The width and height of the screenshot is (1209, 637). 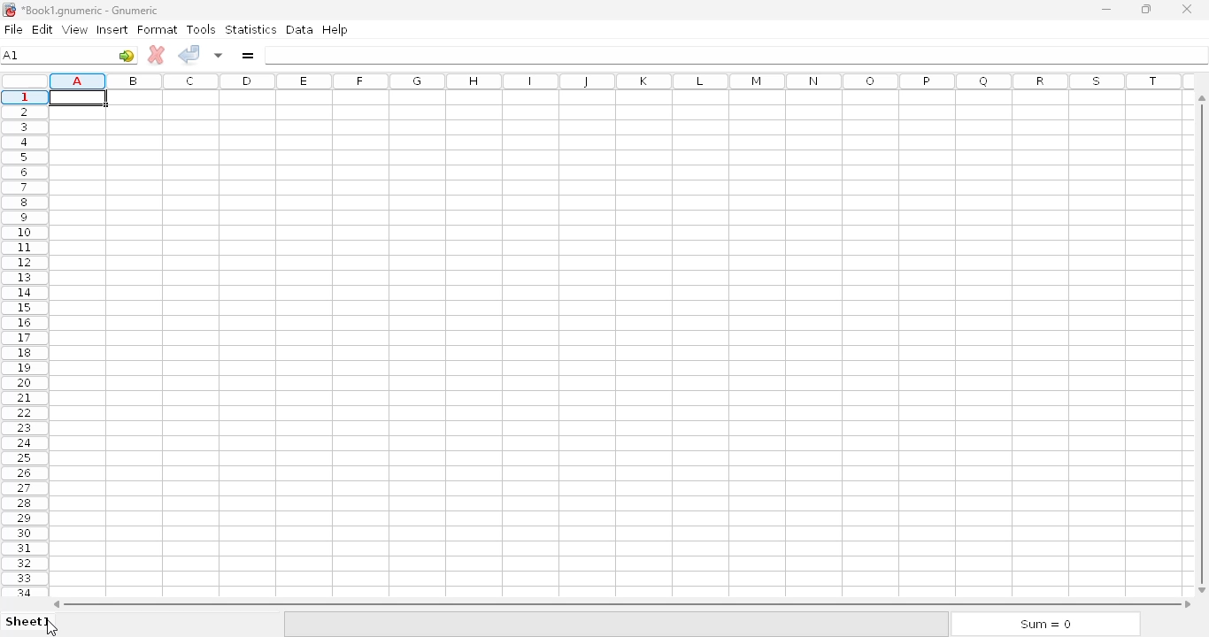 I want to click on logo, so click(x=8, y=11).